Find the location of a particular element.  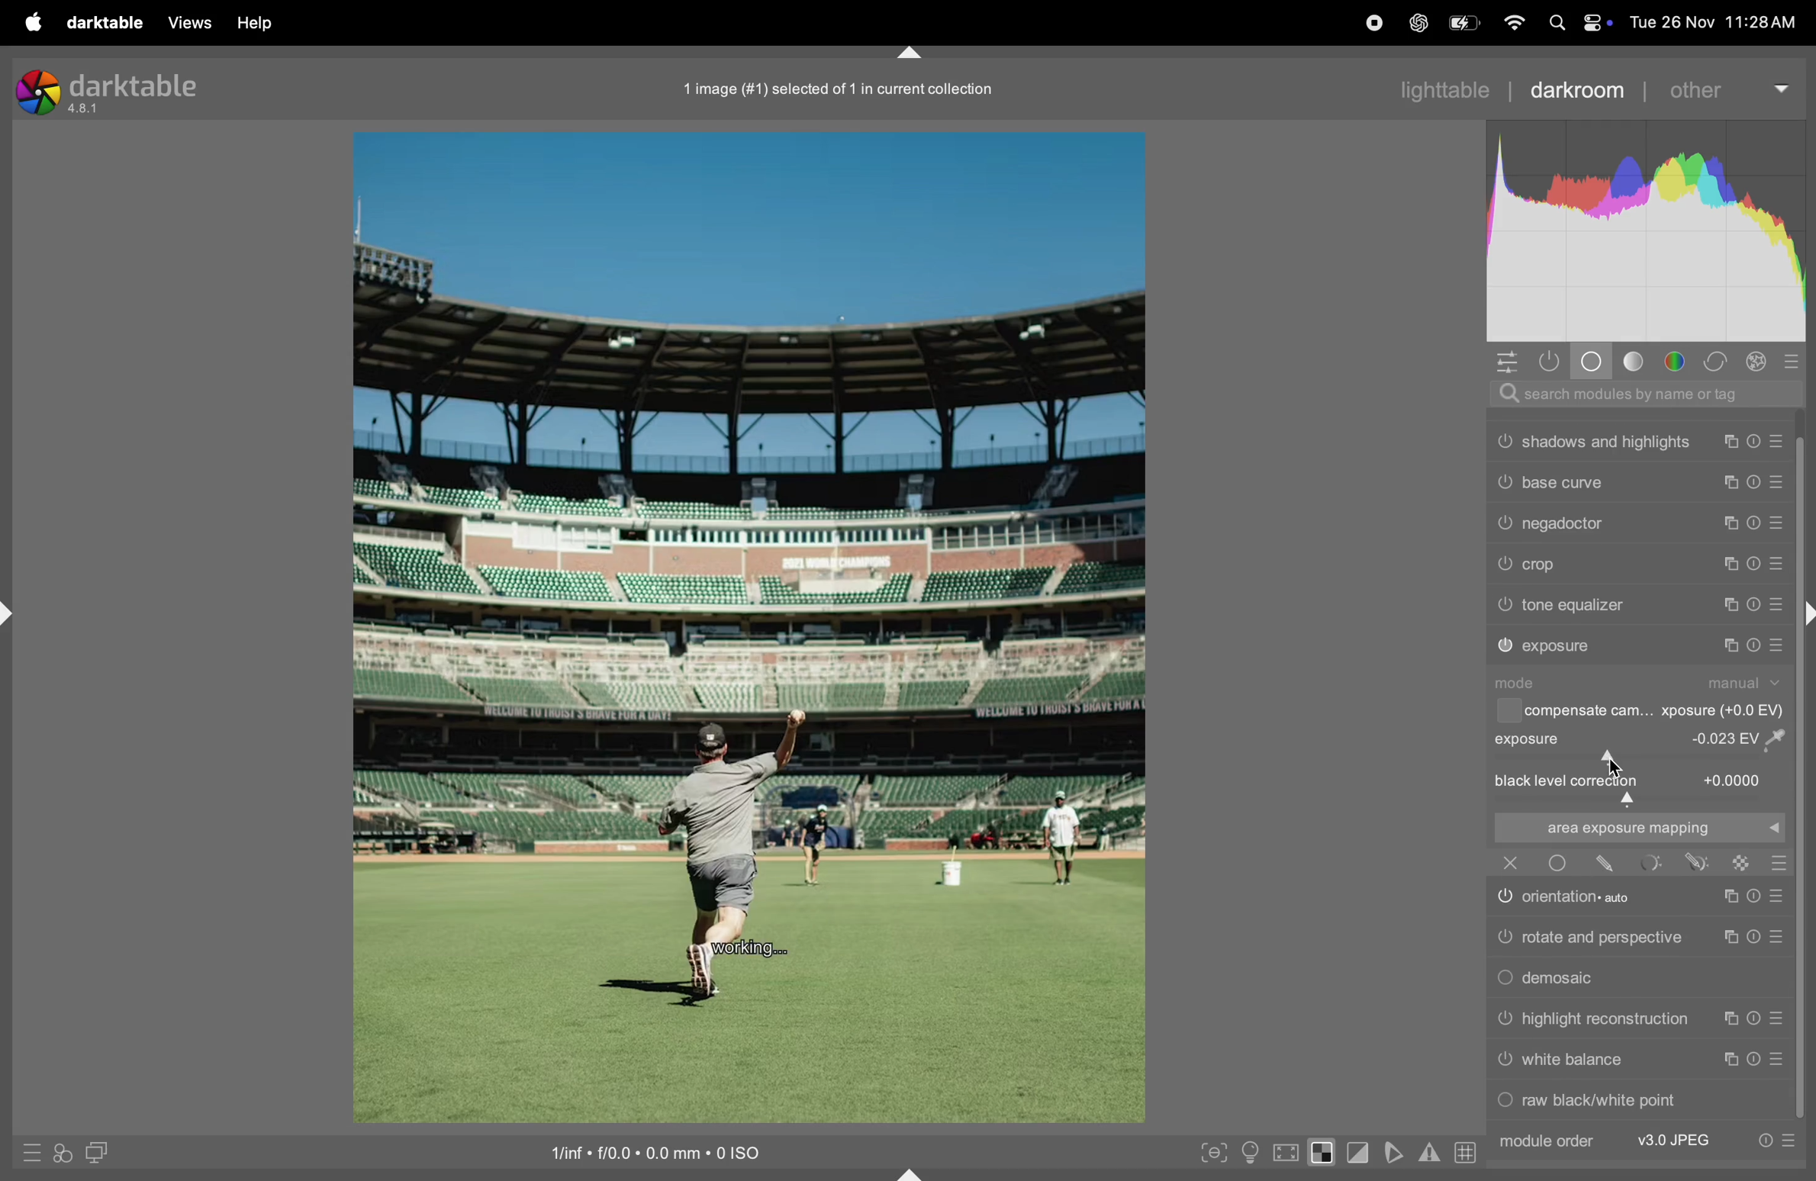

Switch on or off is located at coordinates (1504, 938).